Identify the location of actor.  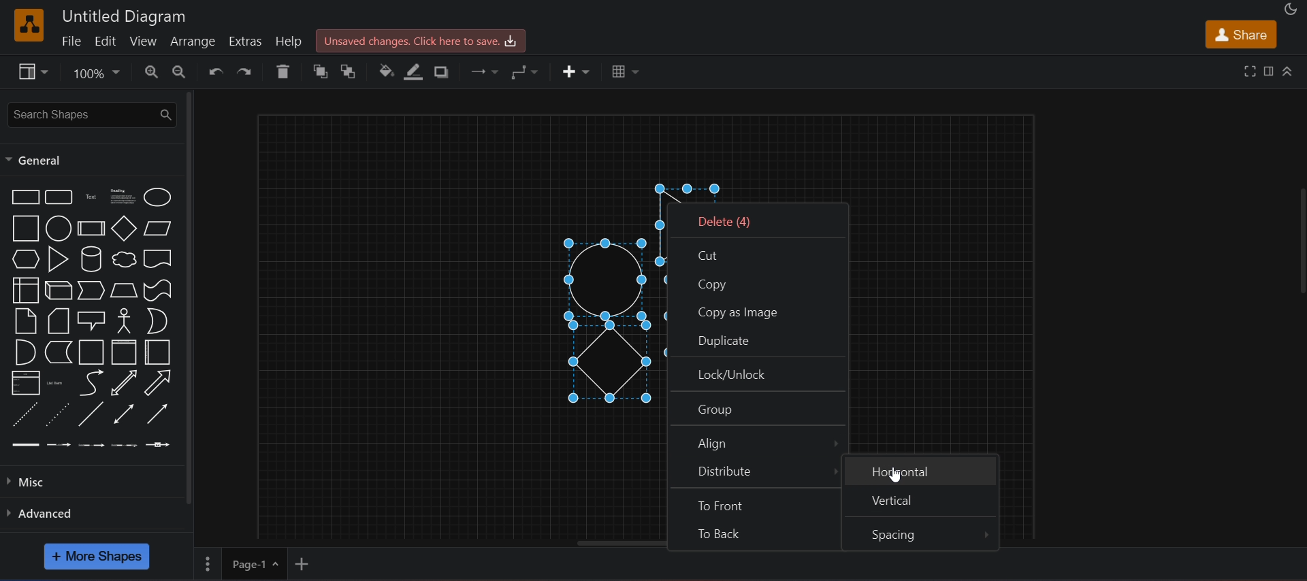
(125, 321).